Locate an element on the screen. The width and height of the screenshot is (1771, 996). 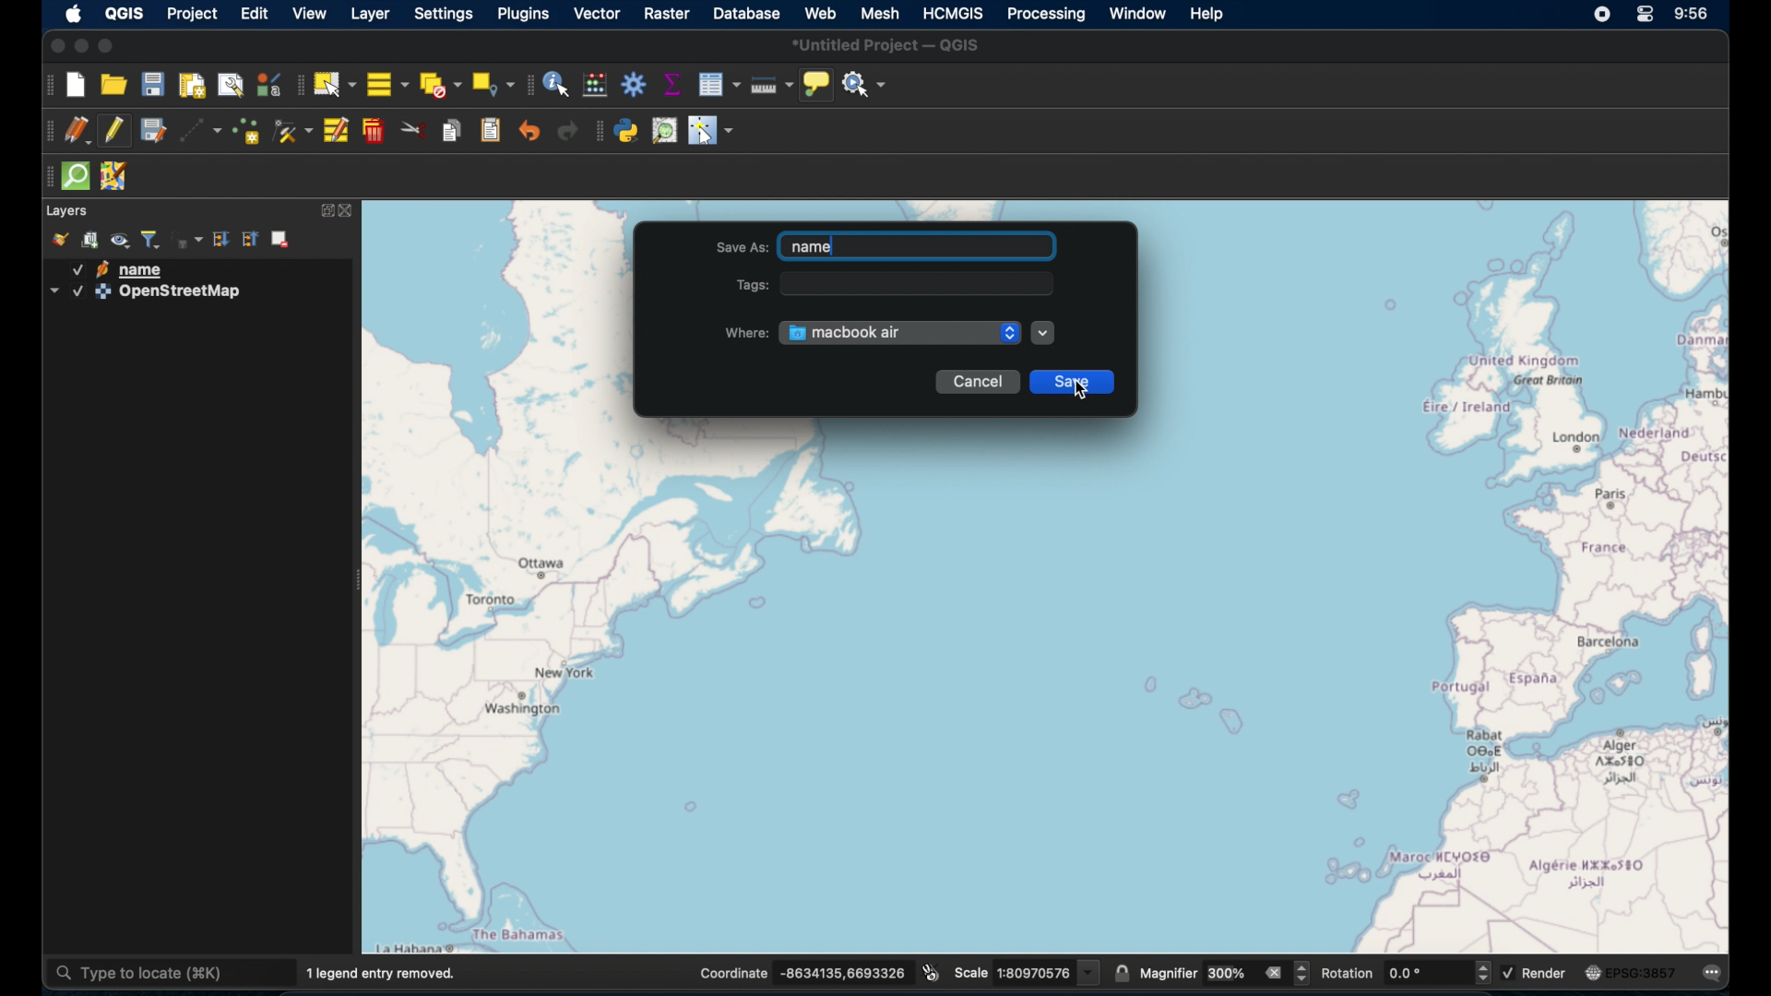
expand is located at coordinates (323, 211).